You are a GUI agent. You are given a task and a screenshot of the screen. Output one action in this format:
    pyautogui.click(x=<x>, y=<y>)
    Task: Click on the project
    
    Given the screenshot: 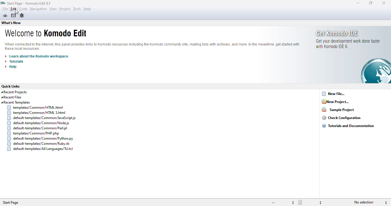 What is the action you would take?
    pyautogui.click(x=65, y=9)
    